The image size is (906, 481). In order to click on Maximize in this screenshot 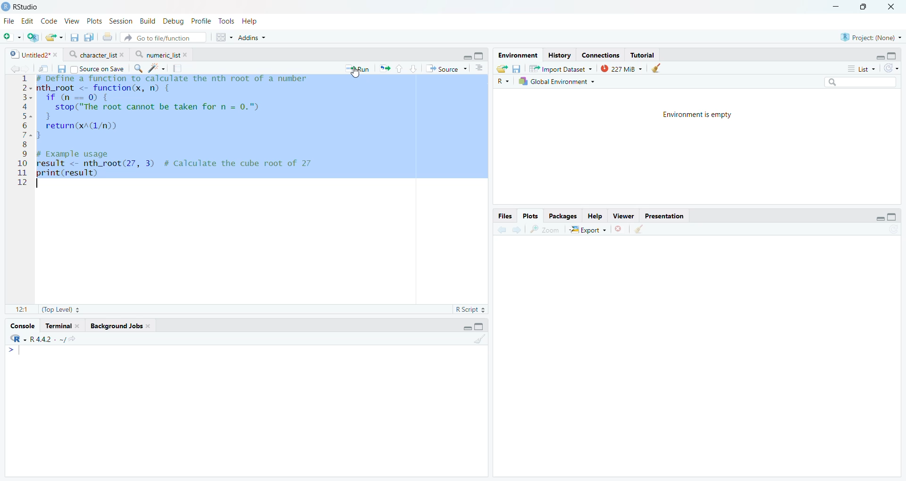, I will do `click(864, 6)`.